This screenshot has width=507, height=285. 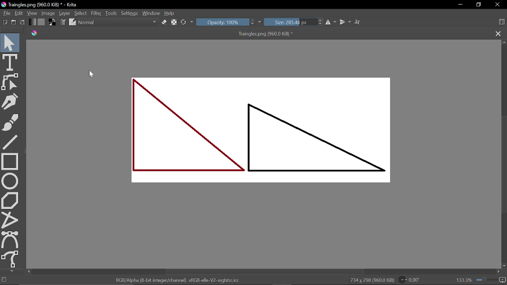 I want to click on Traingles.png (960.0 KiB) *, so click(x=169, y=34).